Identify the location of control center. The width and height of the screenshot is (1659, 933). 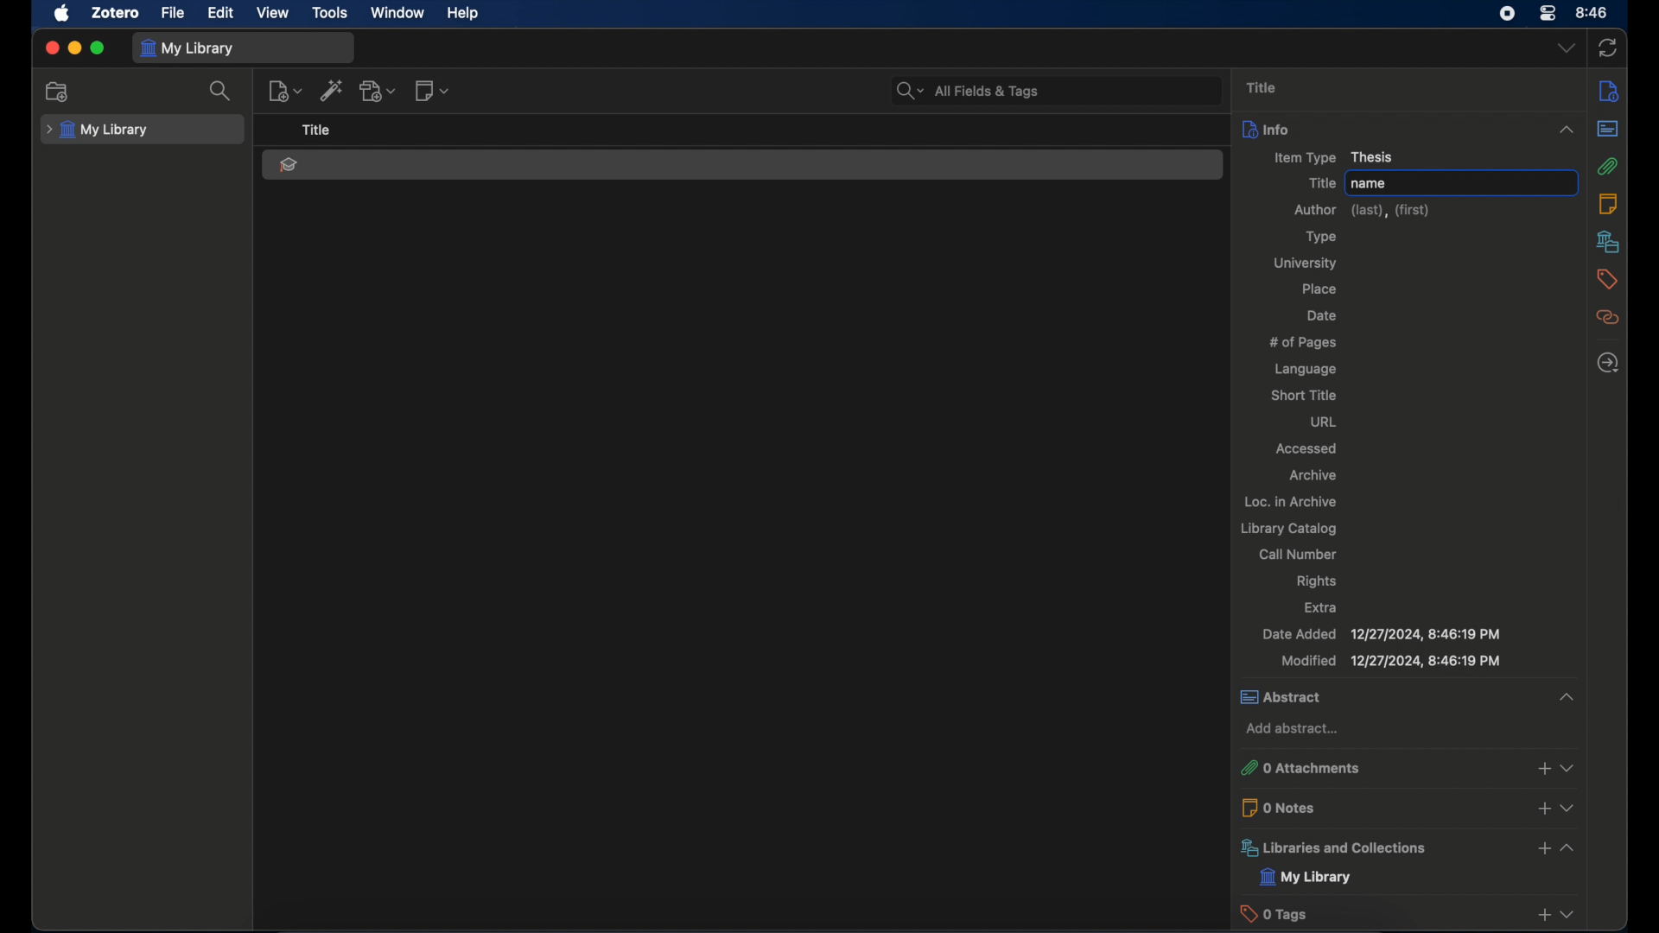
(1547, 14).